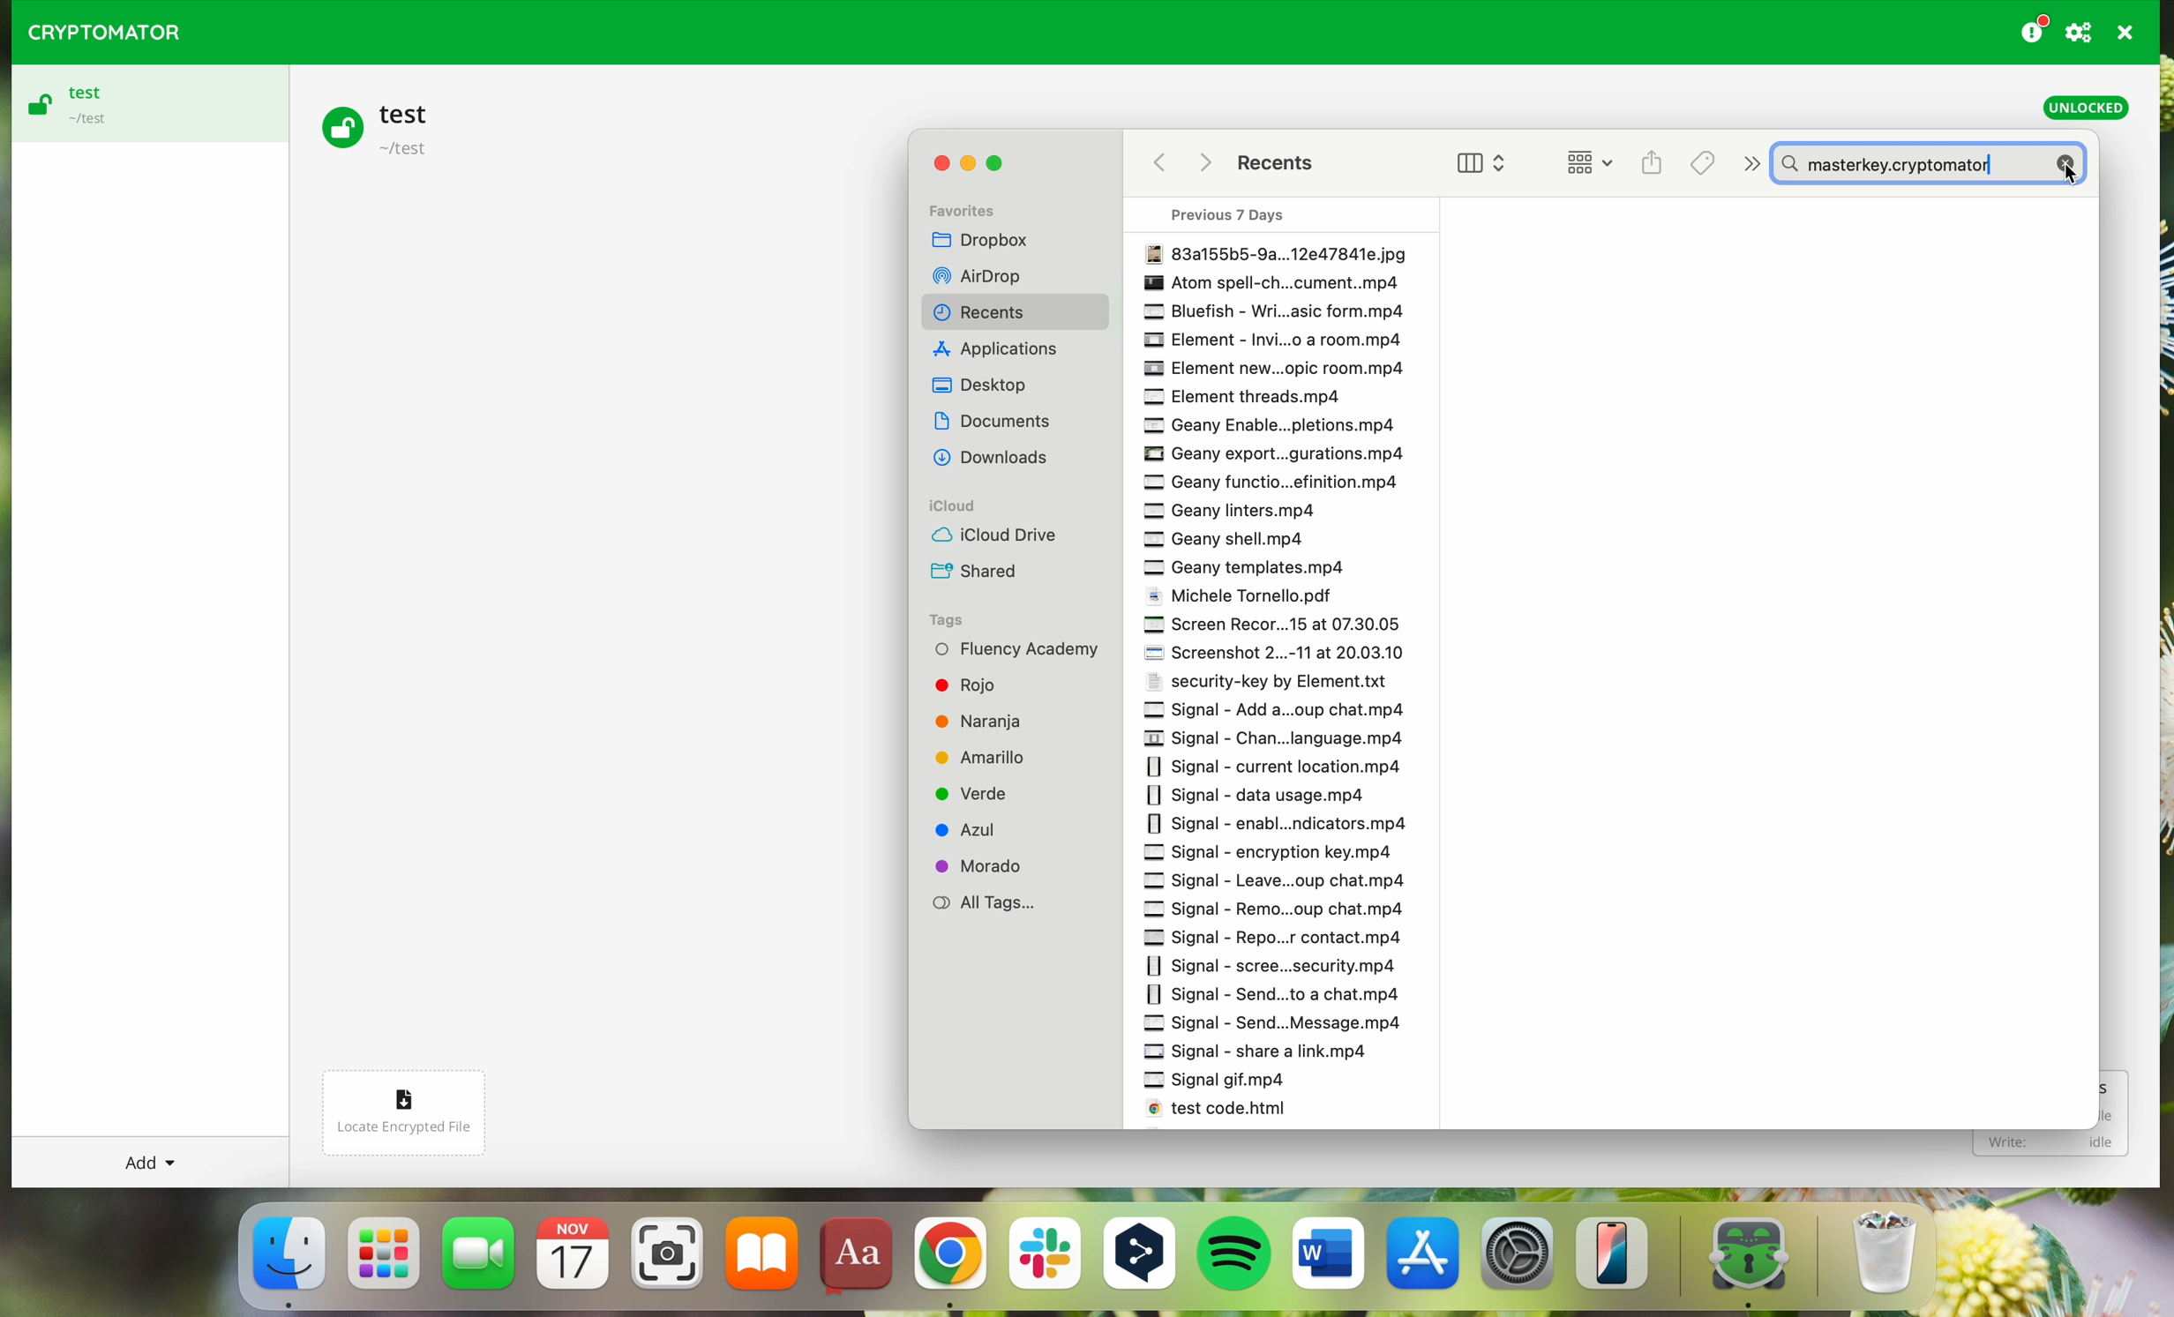 Image resolution: width=2174 pixels, height=1317 pixels. What do you see at coordinates (1519, 1261) in the screenshot?
I see `settings` at bounding box center [1519, 1261].